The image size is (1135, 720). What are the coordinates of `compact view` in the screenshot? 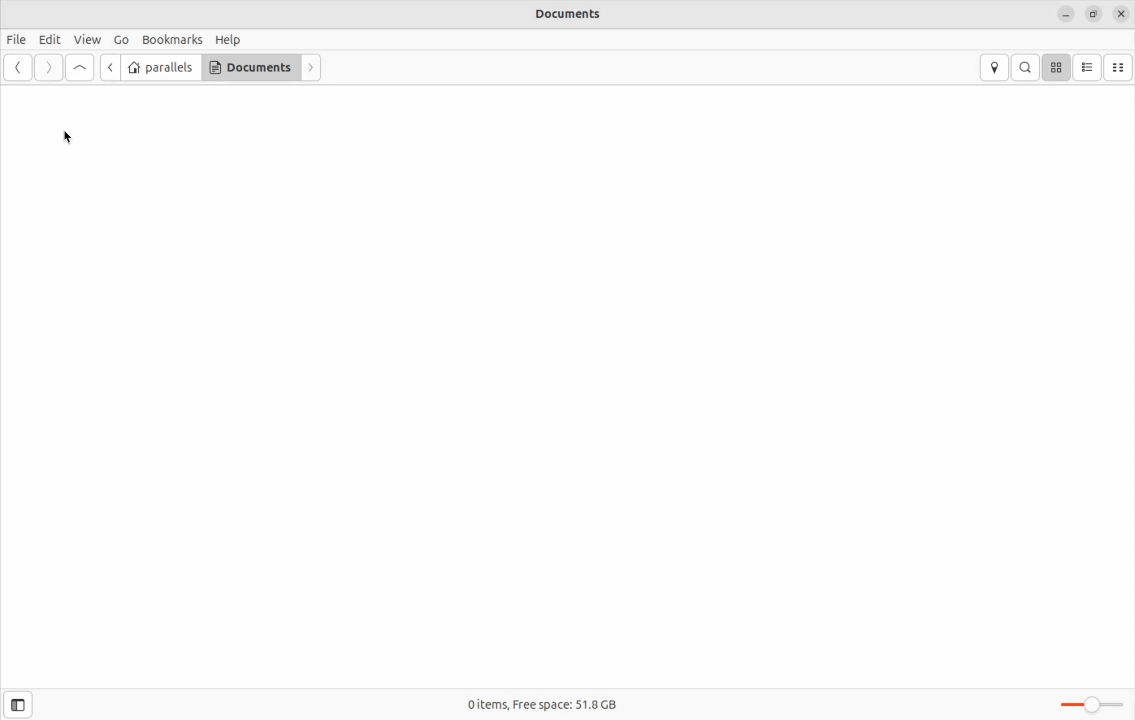 It's located at (1120, 67).